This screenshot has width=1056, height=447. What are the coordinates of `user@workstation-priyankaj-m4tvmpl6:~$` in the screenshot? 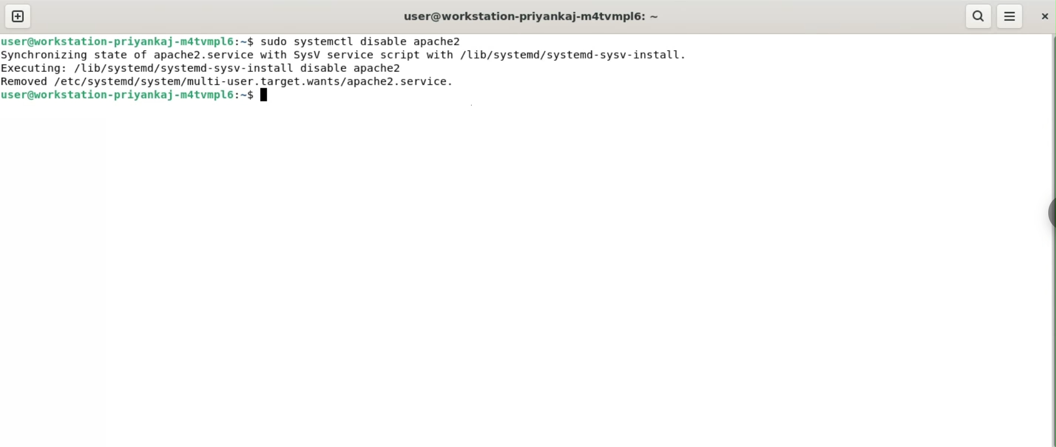 It's located at (127, 95).